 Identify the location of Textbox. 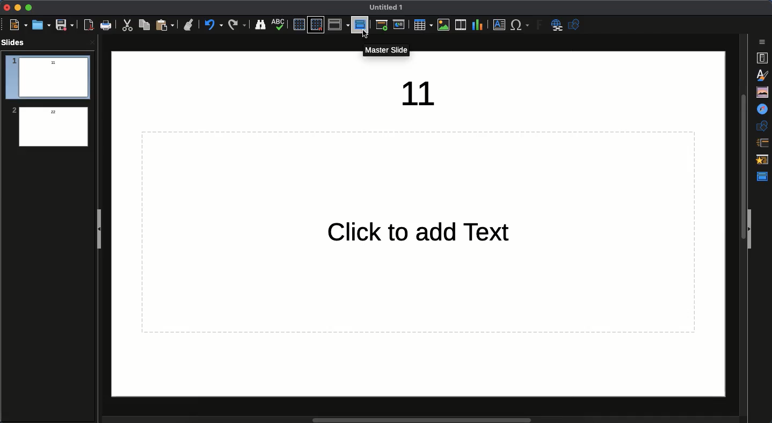
(498, 25).